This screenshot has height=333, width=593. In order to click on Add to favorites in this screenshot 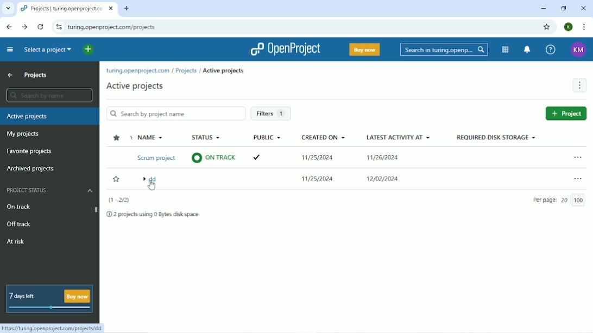, I will do `click(116, 180)`.